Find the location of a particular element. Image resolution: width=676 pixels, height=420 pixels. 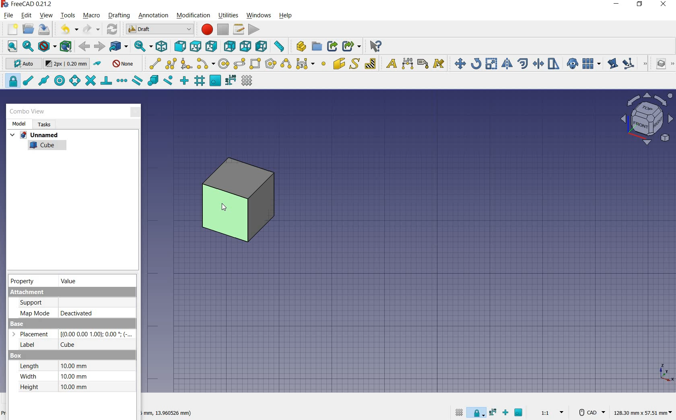

manage layers is located at coordinates (662, 64).